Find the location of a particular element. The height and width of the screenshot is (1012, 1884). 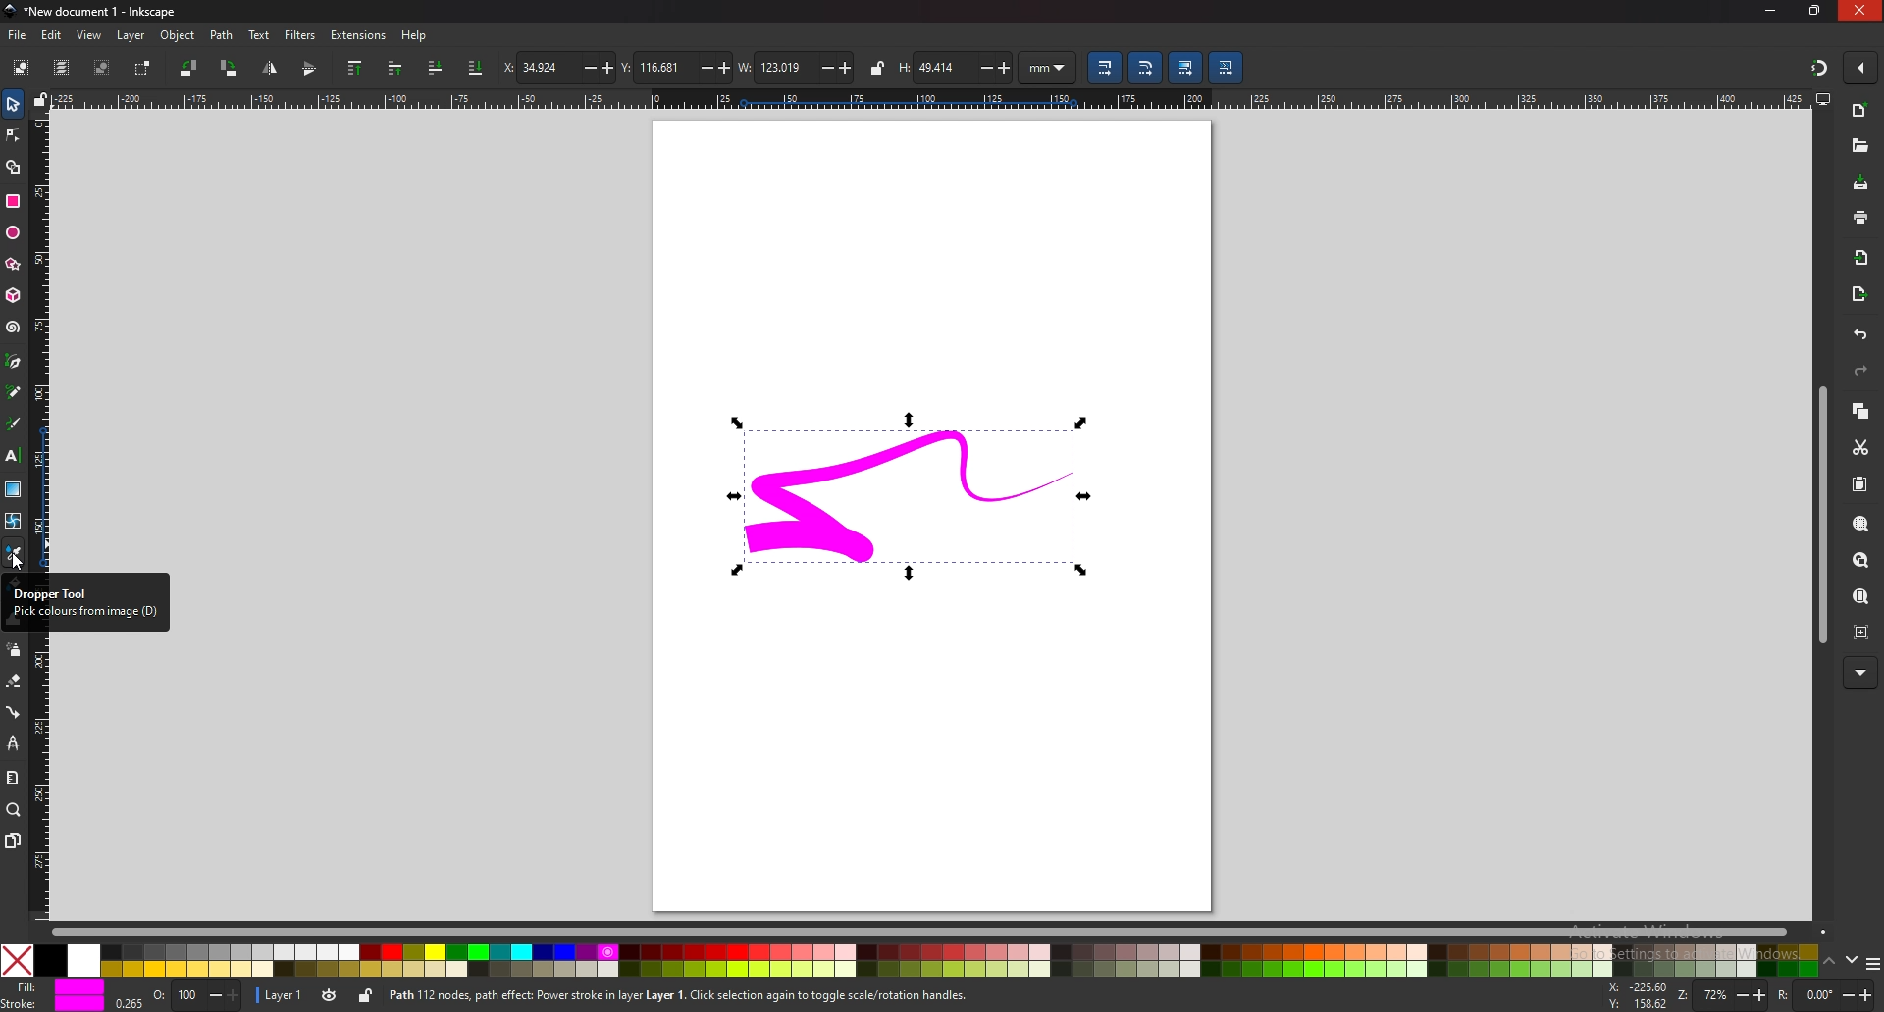

Path 112 nodes, path effect: Power stroke in layer Layer 1. Click selection again to toggle scale/rotation handles. is located at coordinates (685, 995).